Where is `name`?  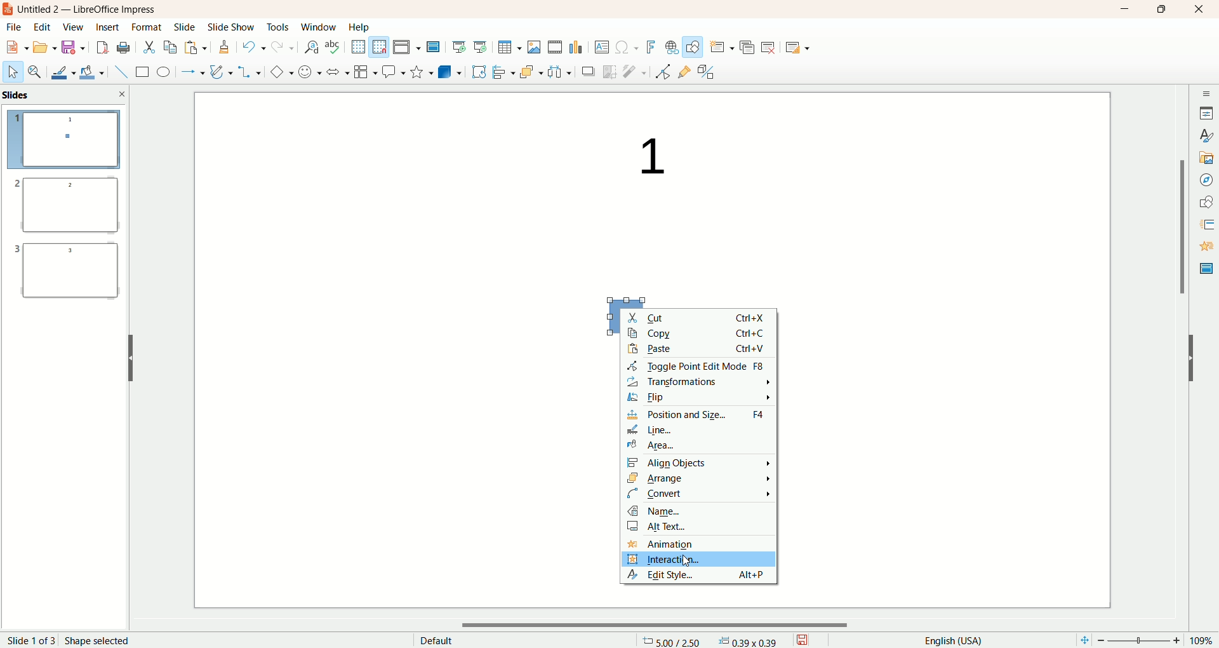
name is located at coordinates (699, 510).